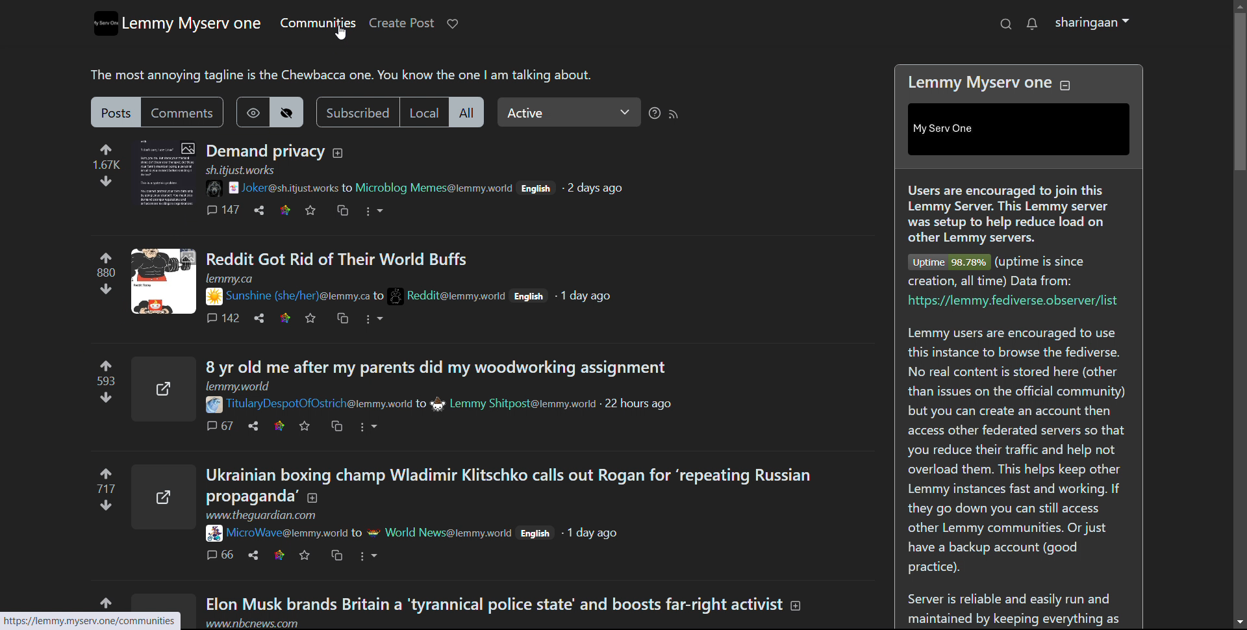  Describe the element at coordinates (373, 532) in the screenshot. I see `poster image` at that location.